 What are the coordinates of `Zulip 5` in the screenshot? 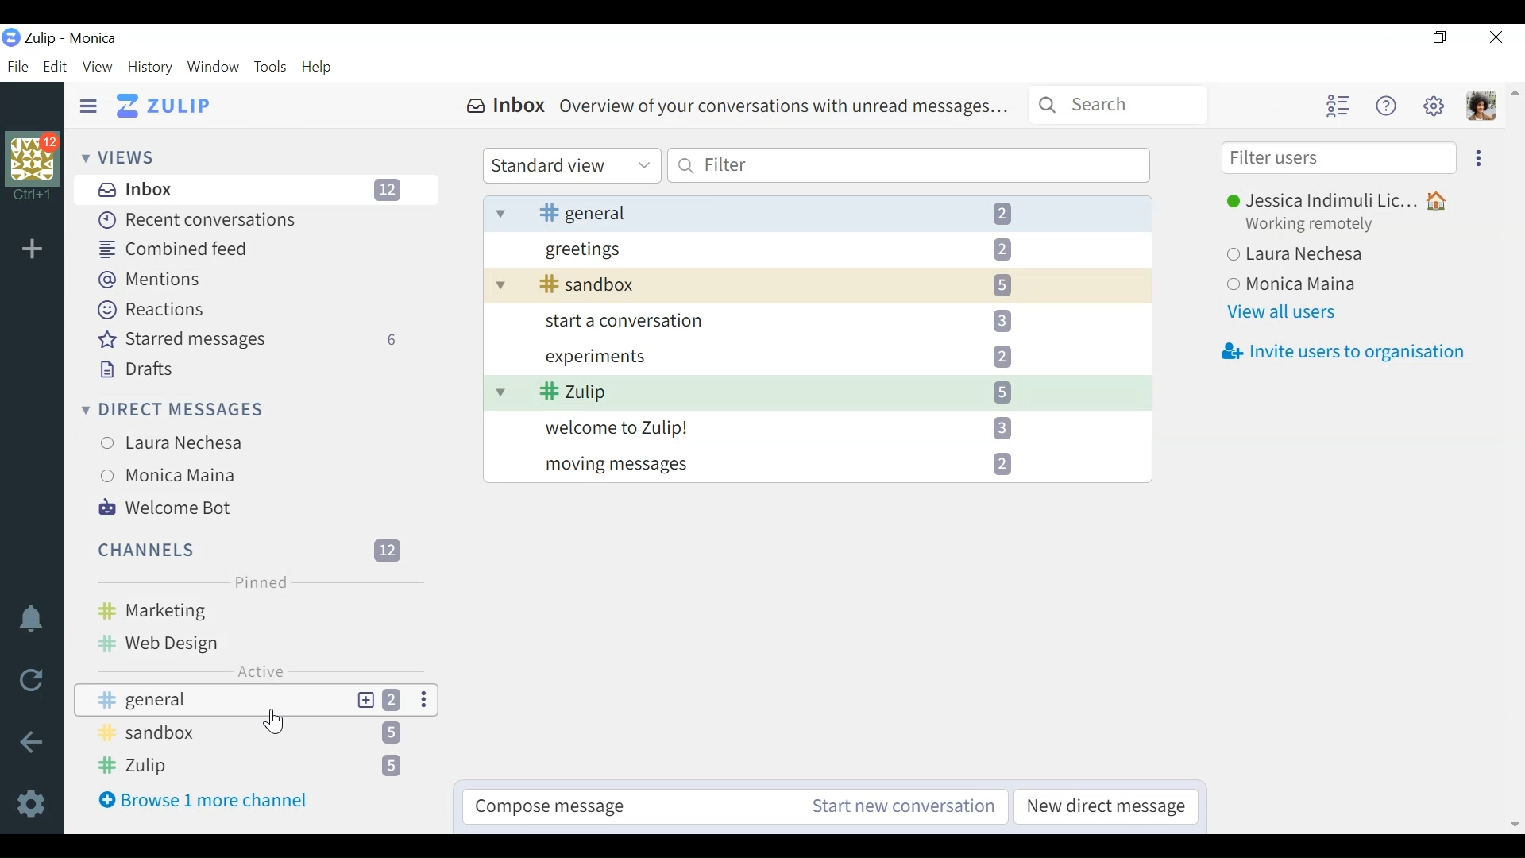 It's located at (251, 767).